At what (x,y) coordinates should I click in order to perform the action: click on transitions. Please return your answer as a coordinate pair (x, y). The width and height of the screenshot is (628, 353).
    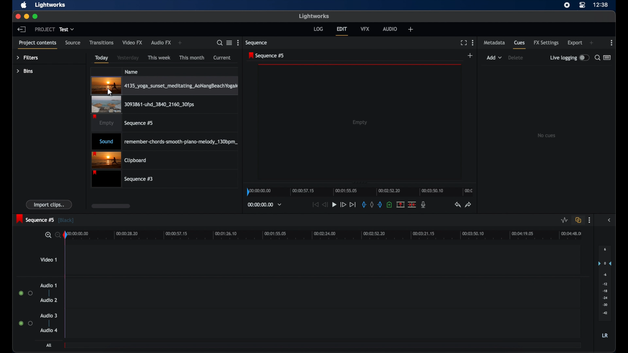
    Looking at the image, I should click on (101, 43).